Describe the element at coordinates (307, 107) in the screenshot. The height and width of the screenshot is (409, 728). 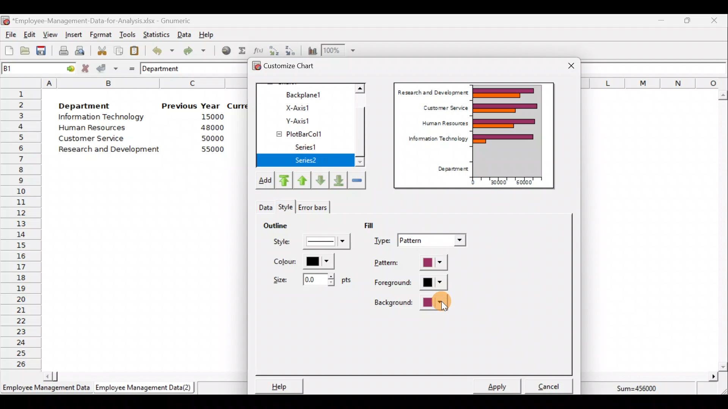
I see `X-axis1` at that location.